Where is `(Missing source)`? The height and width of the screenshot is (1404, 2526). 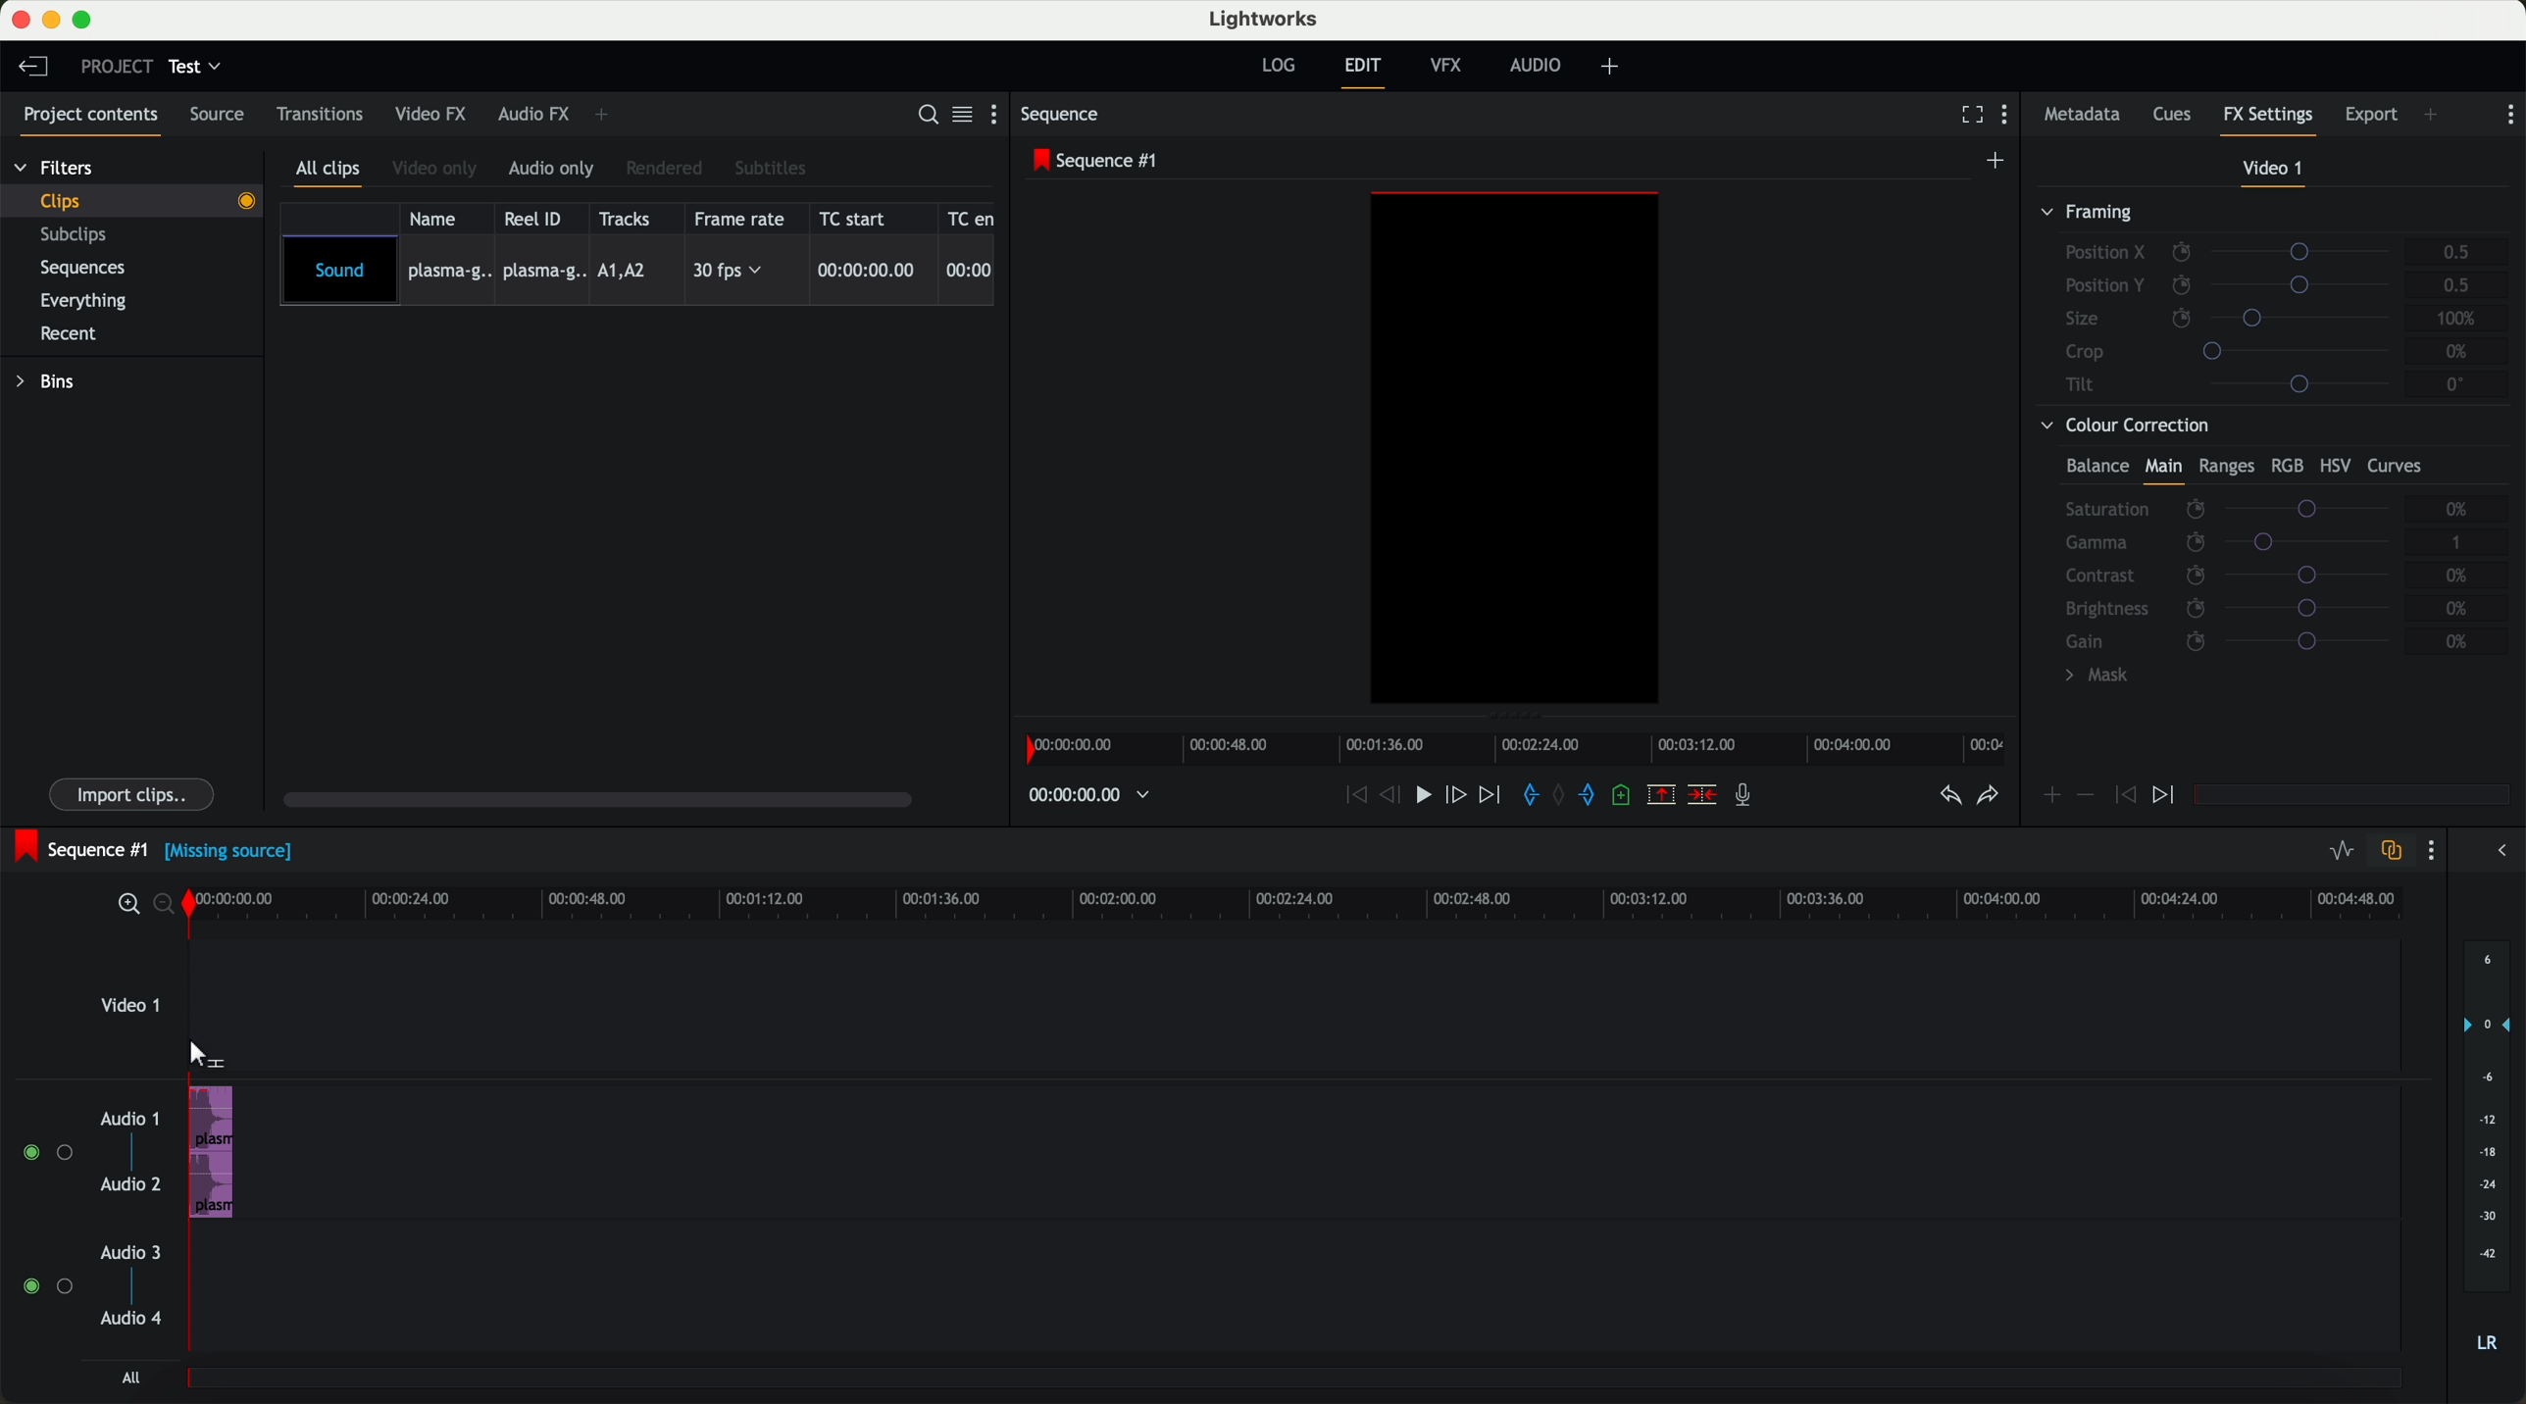
(Missing source) is located at coordinates (233, 855).